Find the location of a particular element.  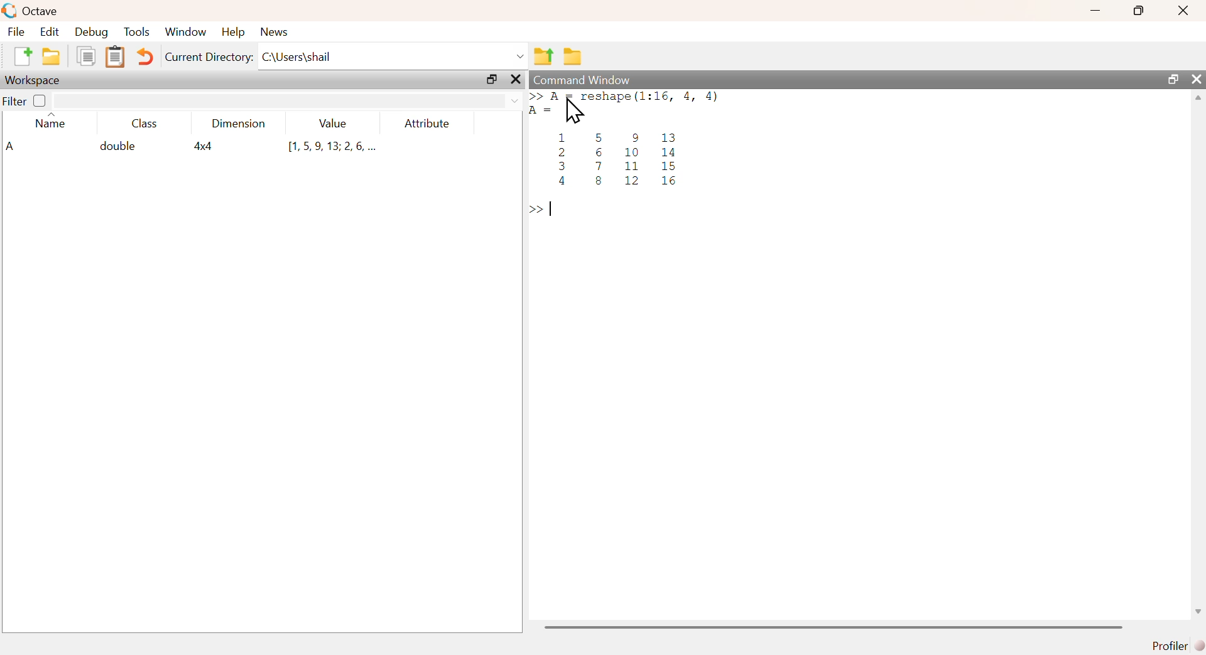

Tools is located at coordinates (138, 31).